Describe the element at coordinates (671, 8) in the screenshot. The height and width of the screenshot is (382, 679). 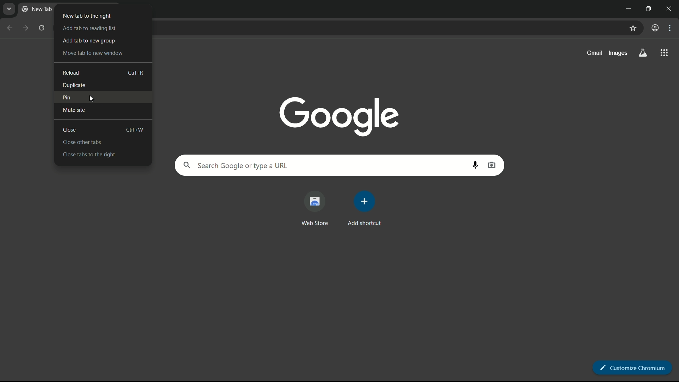
I see `close window` at that location.